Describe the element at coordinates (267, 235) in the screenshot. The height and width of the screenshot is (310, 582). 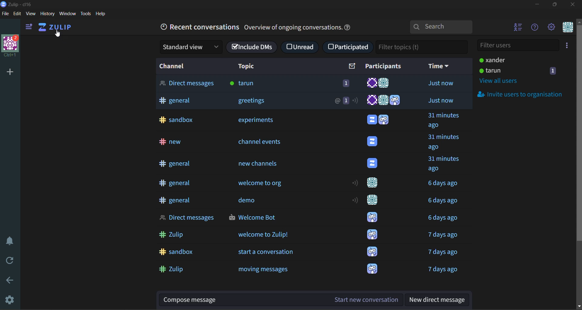
I see `welcome to Zulip!` at that location.